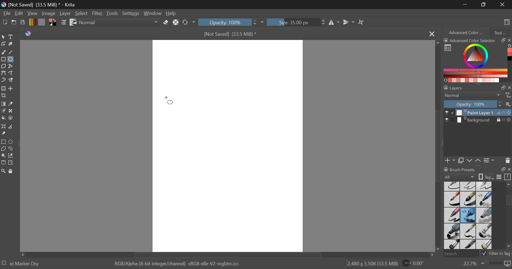 This screenshot has height=269, width=512. What do you see at coordinates (11, 118) in the screenshot?
I see `Enclose and Fill Tool` at bounding box center [11, 118].